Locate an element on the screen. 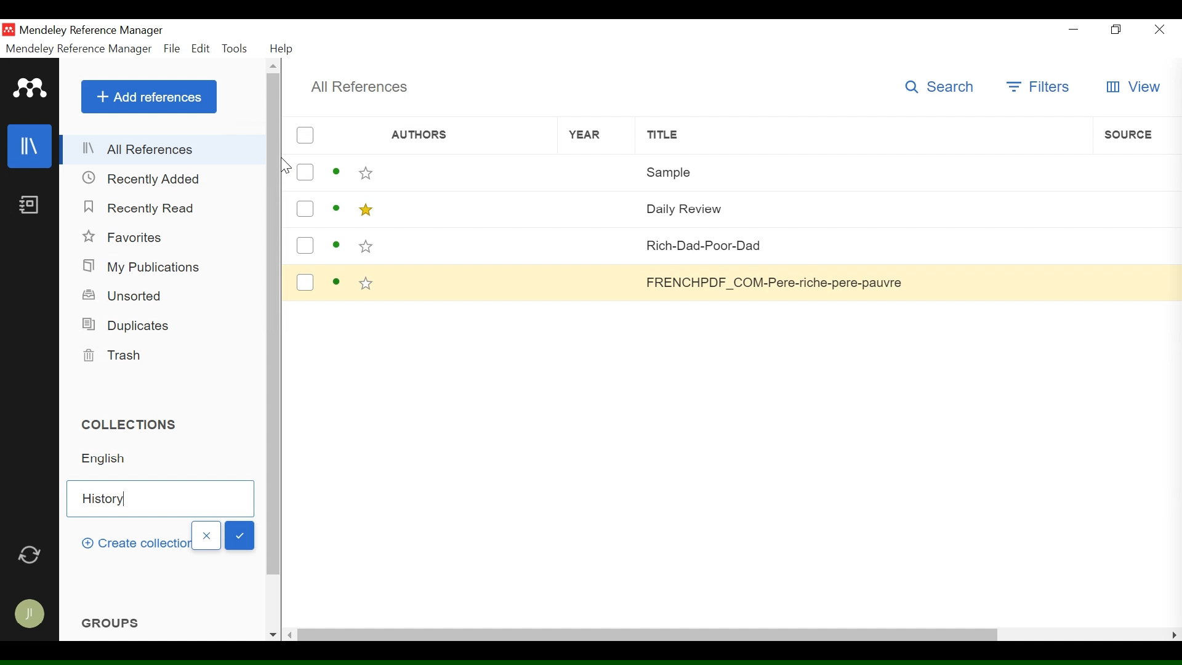 Image resolution: width=1182 pixels, height=665 pixels. Authors is located at coordinates (470, 283).